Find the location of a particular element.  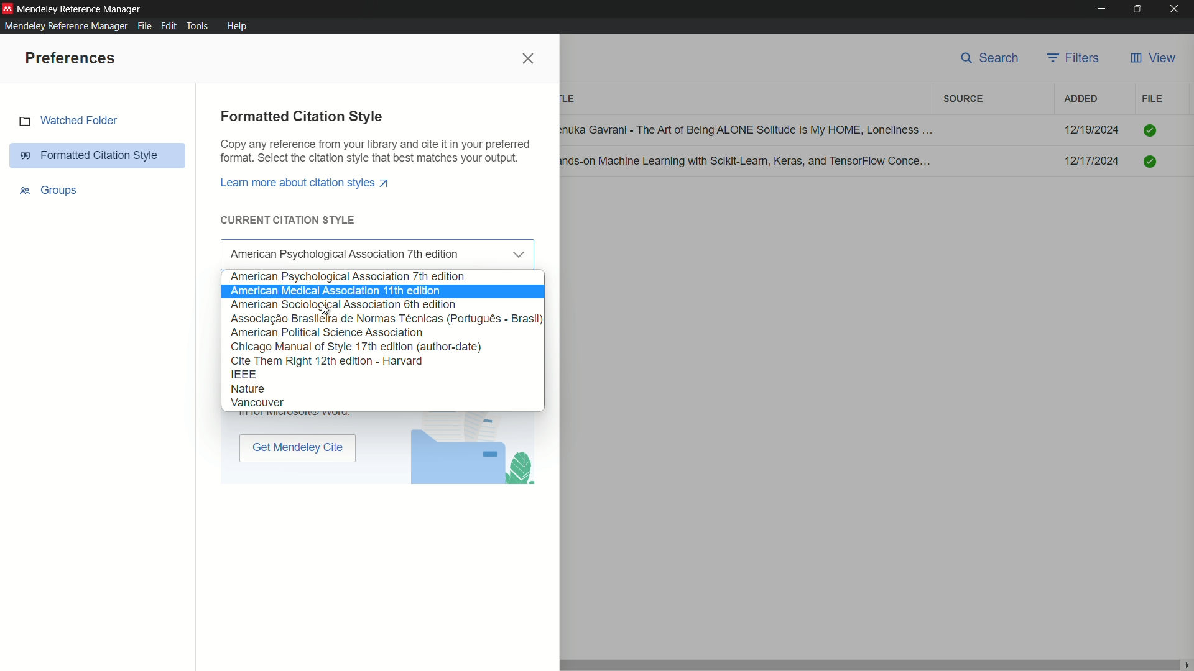

view is located at coordinates (1153, 60).